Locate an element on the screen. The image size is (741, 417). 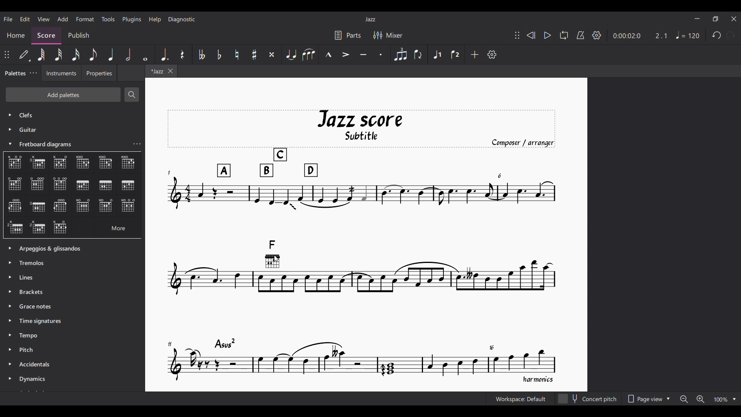
Palette options is located at coordinates (59, 247).